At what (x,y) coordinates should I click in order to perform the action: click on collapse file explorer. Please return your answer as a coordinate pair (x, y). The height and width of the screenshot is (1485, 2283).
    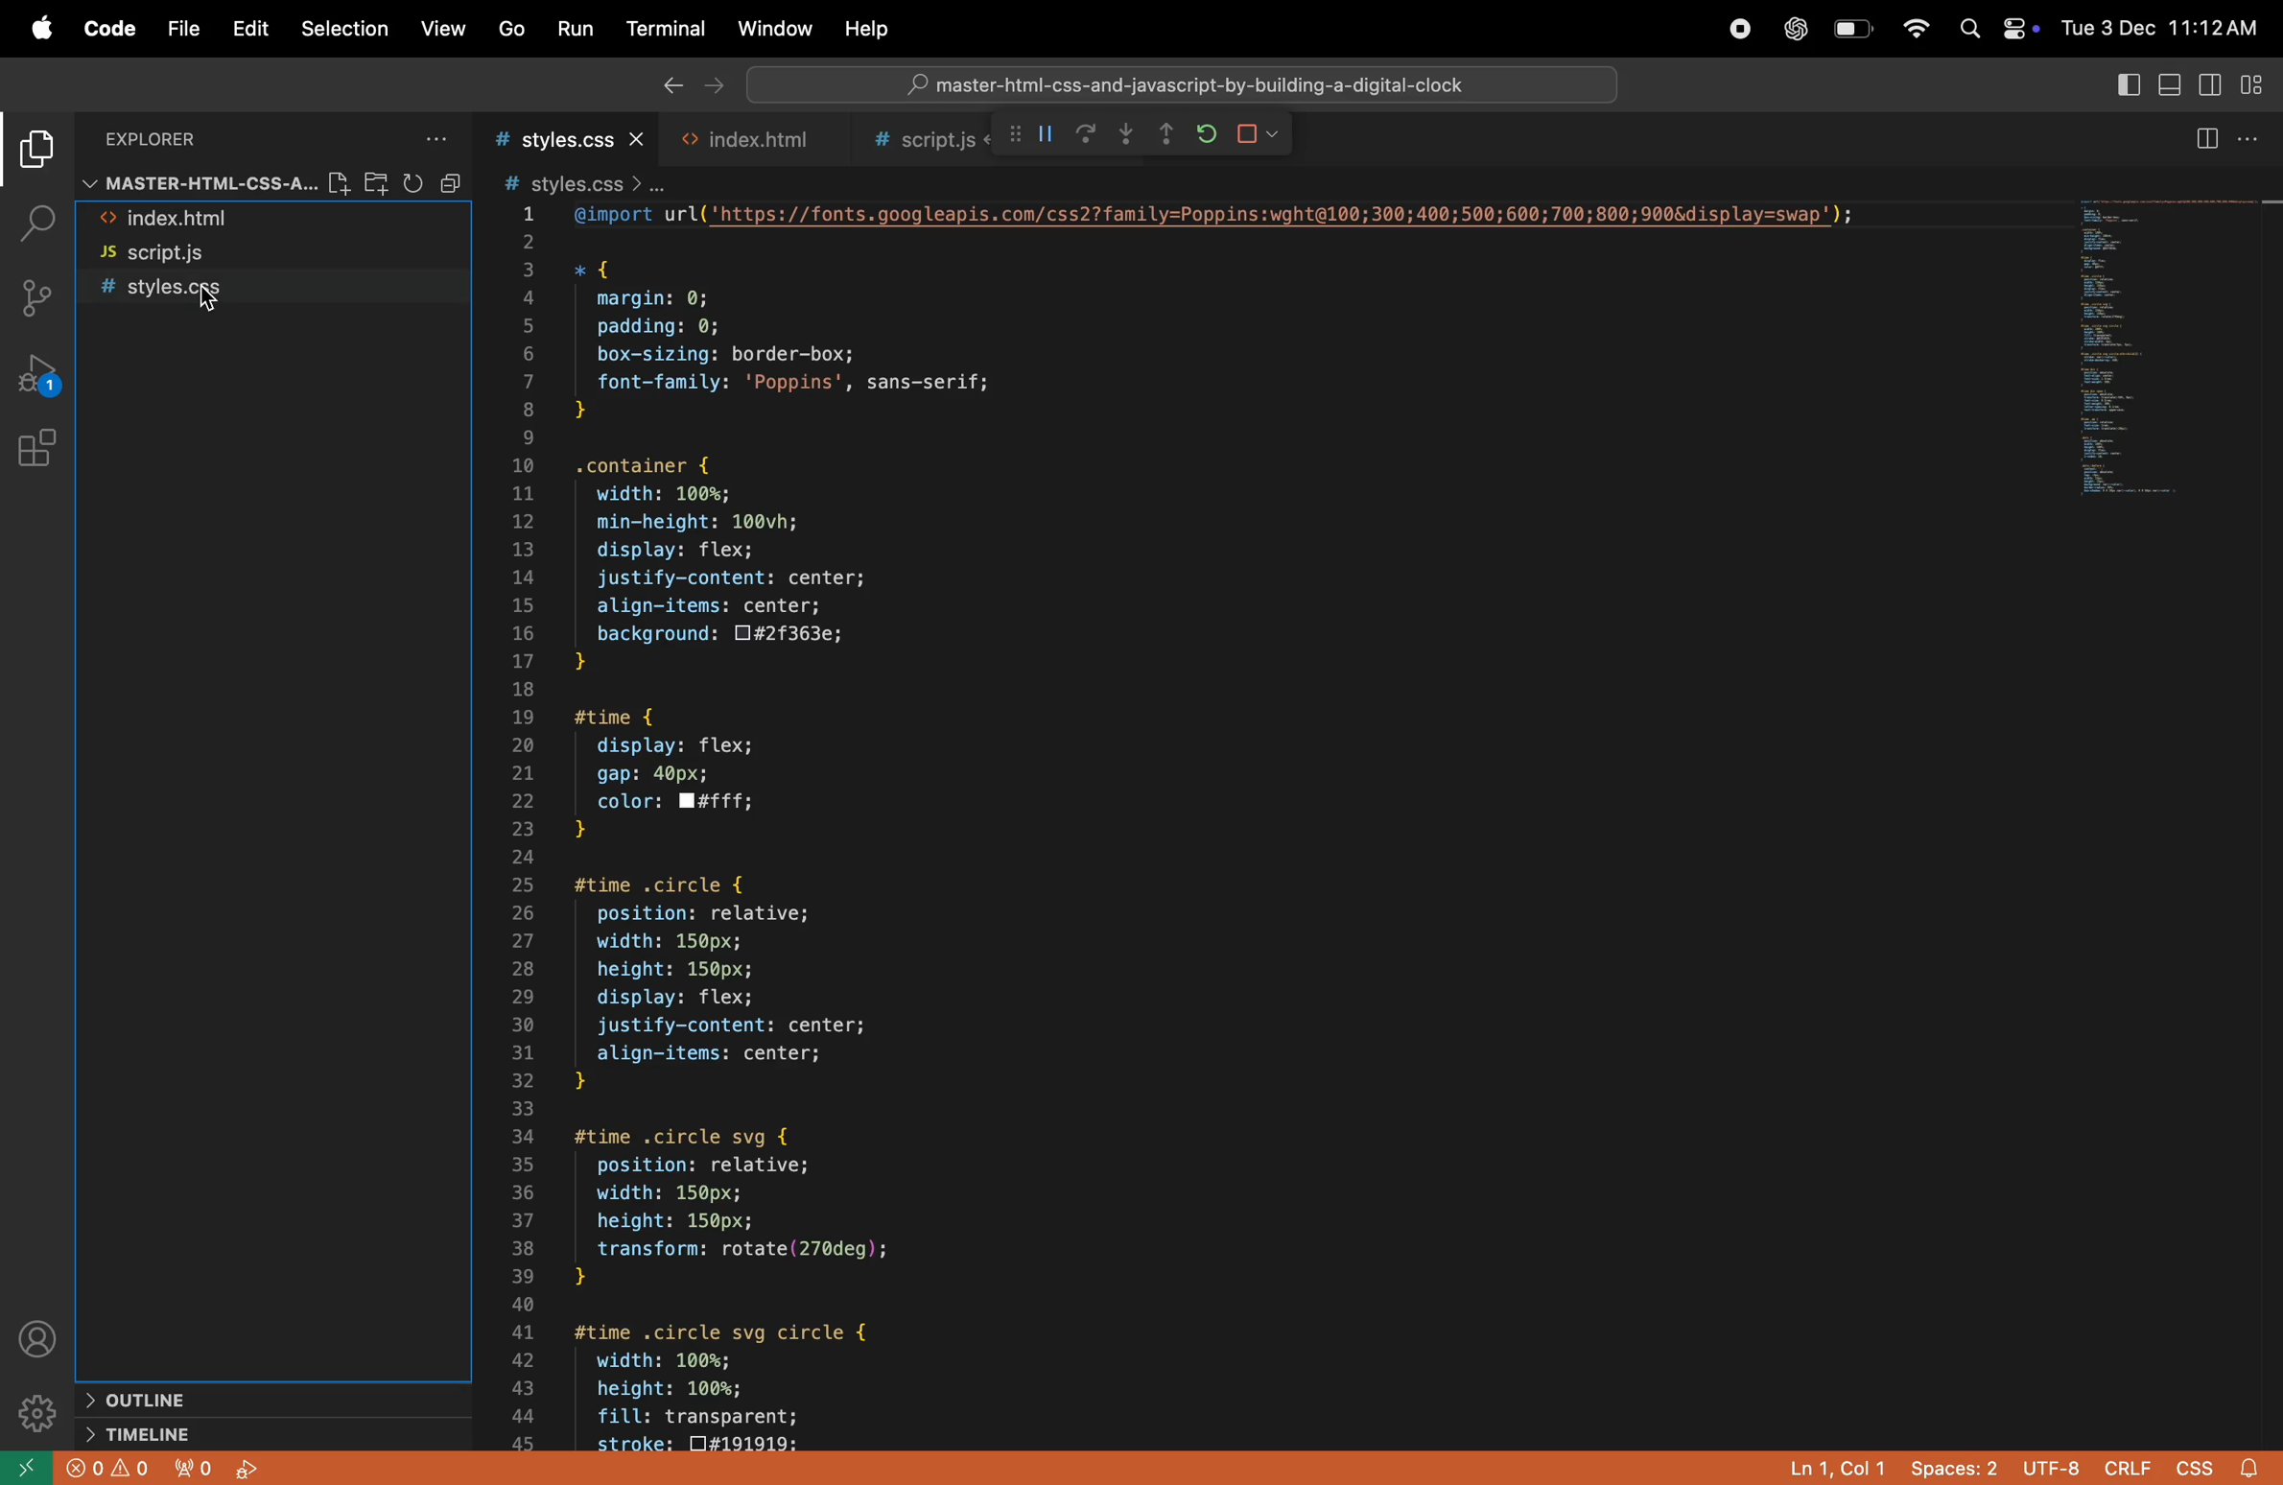
    Looking at the image, I should click on (452, 181).